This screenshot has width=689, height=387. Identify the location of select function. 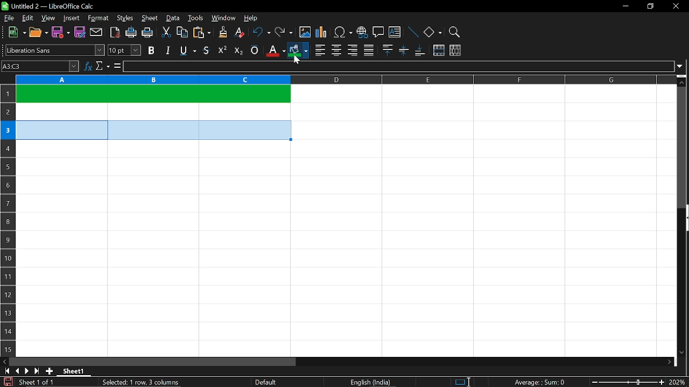
(102, 67).